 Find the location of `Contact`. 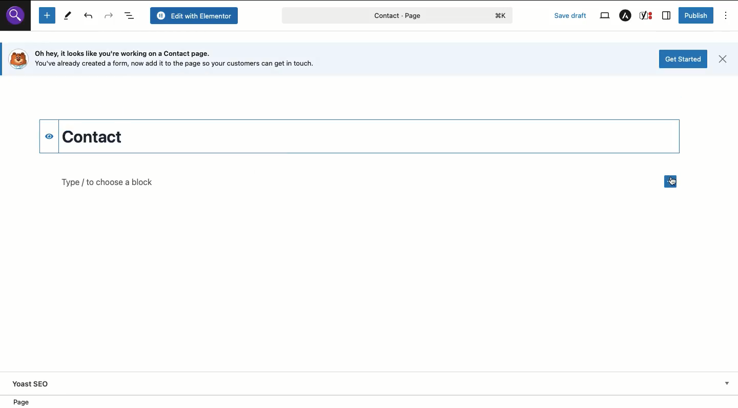

Contact is located at coordinates (138, 136).